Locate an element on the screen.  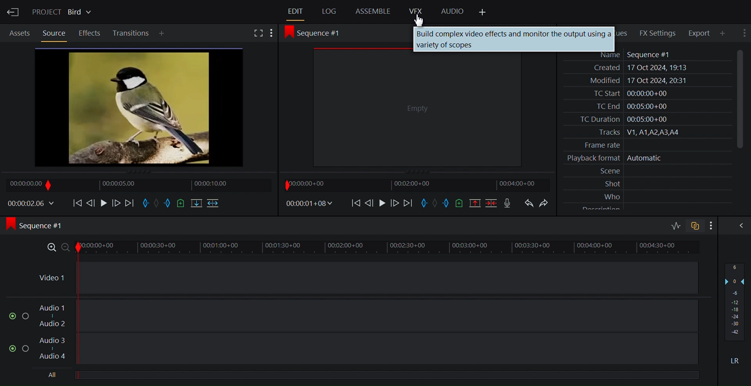
Timeline is located at coordinates (135, 184).